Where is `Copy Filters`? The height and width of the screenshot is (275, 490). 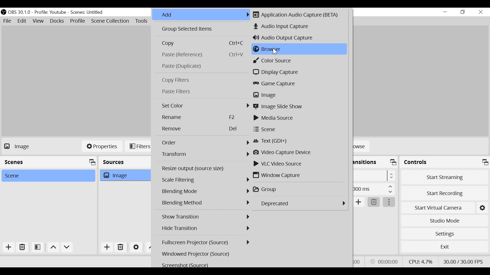 Copy Filters is located at coordinates (203, 81).